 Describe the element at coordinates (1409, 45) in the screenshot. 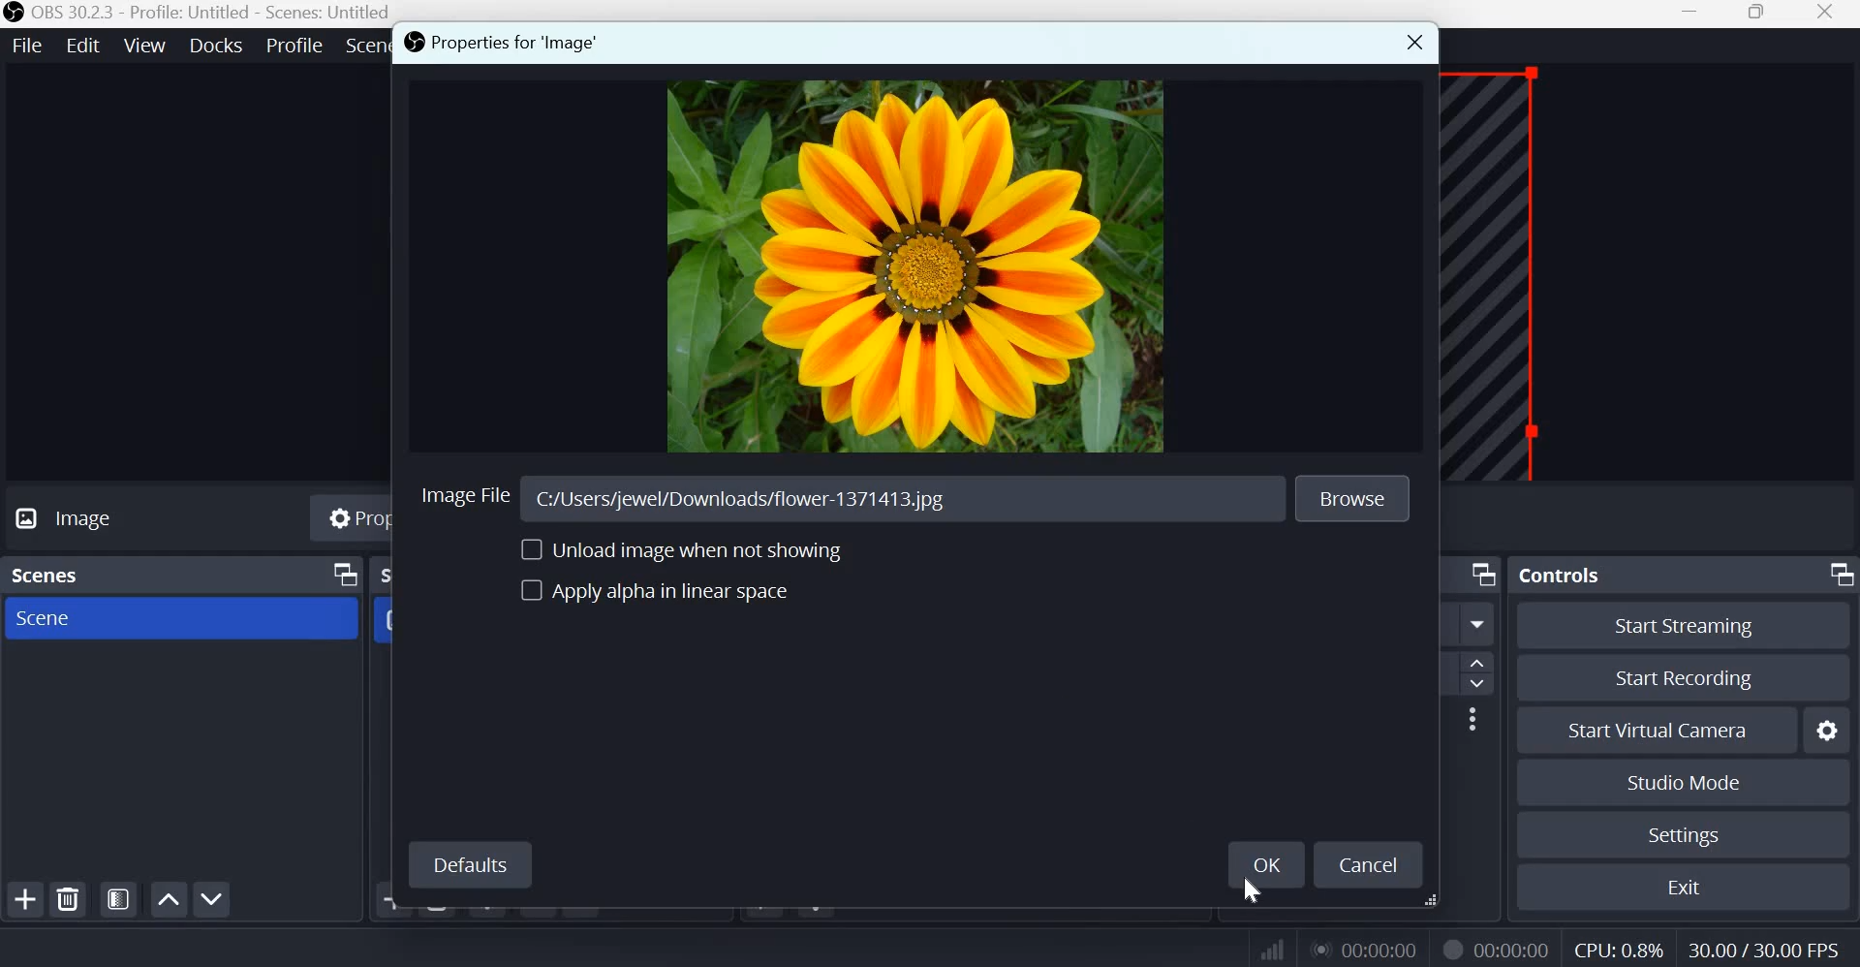

I see `Close` at that location.